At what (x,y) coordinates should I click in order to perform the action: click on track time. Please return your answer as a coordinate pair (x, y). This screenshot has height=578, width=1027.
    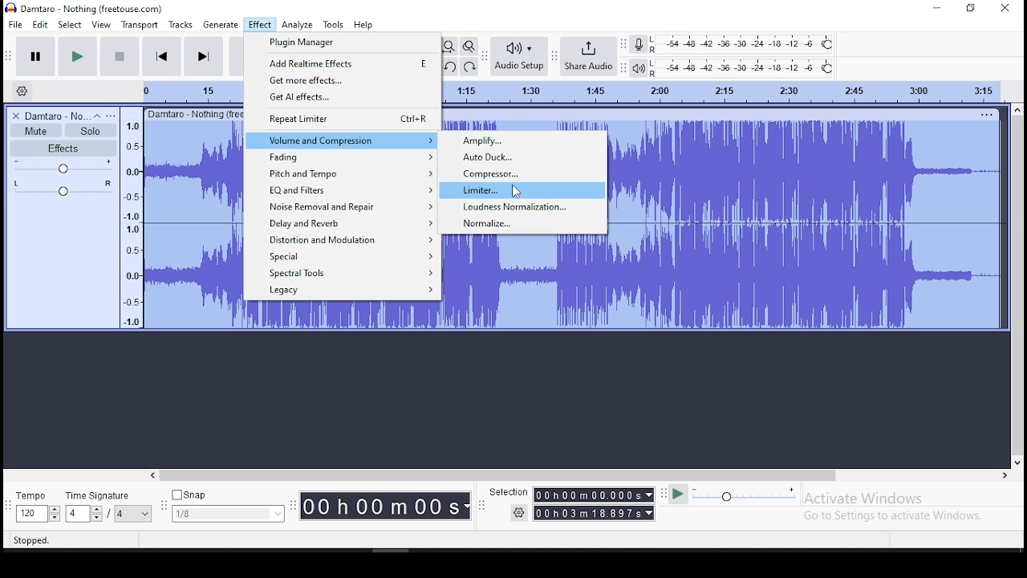
    Looking at the image, I should click on (722, 92).